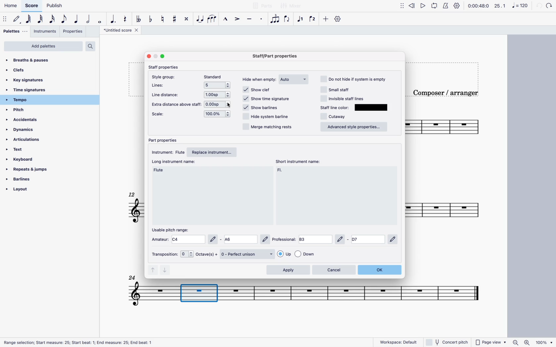 This screenshot has width=556, height=347. I want to click on settings, so click(340, 20).